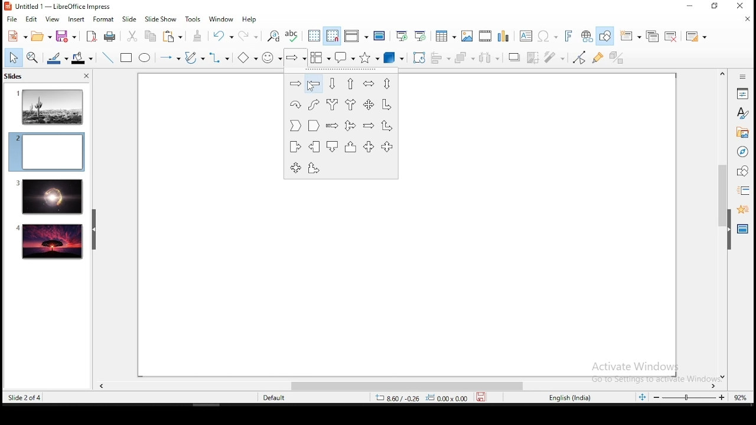 The width and height of the screenshot is (756, 425). Describe the element at coordinates (194, 19) in the screenshot. I see `tools` at that location.